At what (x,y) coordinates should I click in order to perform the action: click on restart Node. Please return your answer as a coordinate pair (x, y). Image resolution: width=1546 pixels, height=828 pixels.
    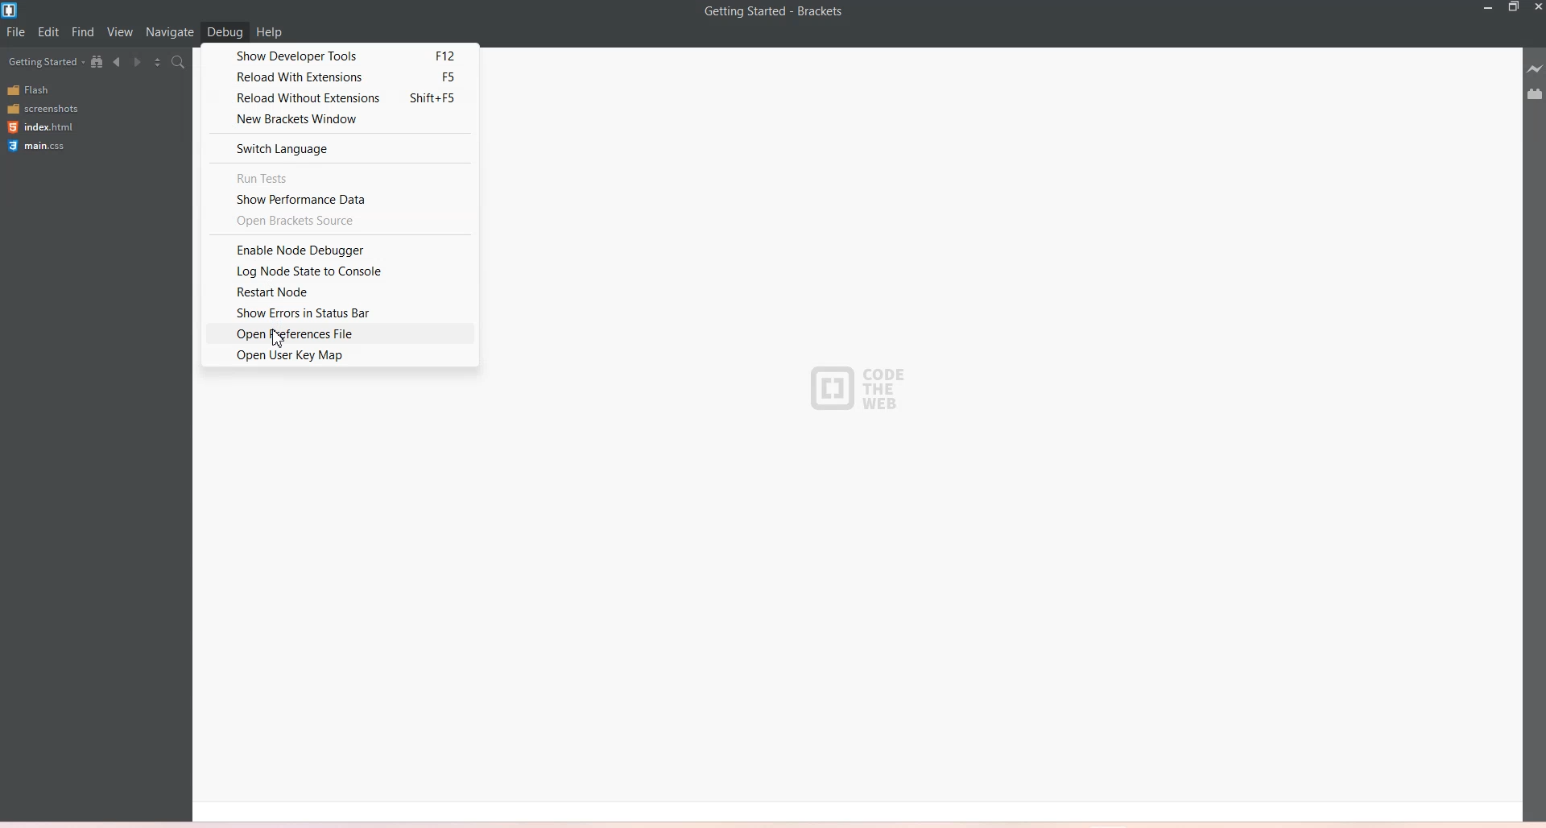
    Looking at the image, I should click on (334, 290).